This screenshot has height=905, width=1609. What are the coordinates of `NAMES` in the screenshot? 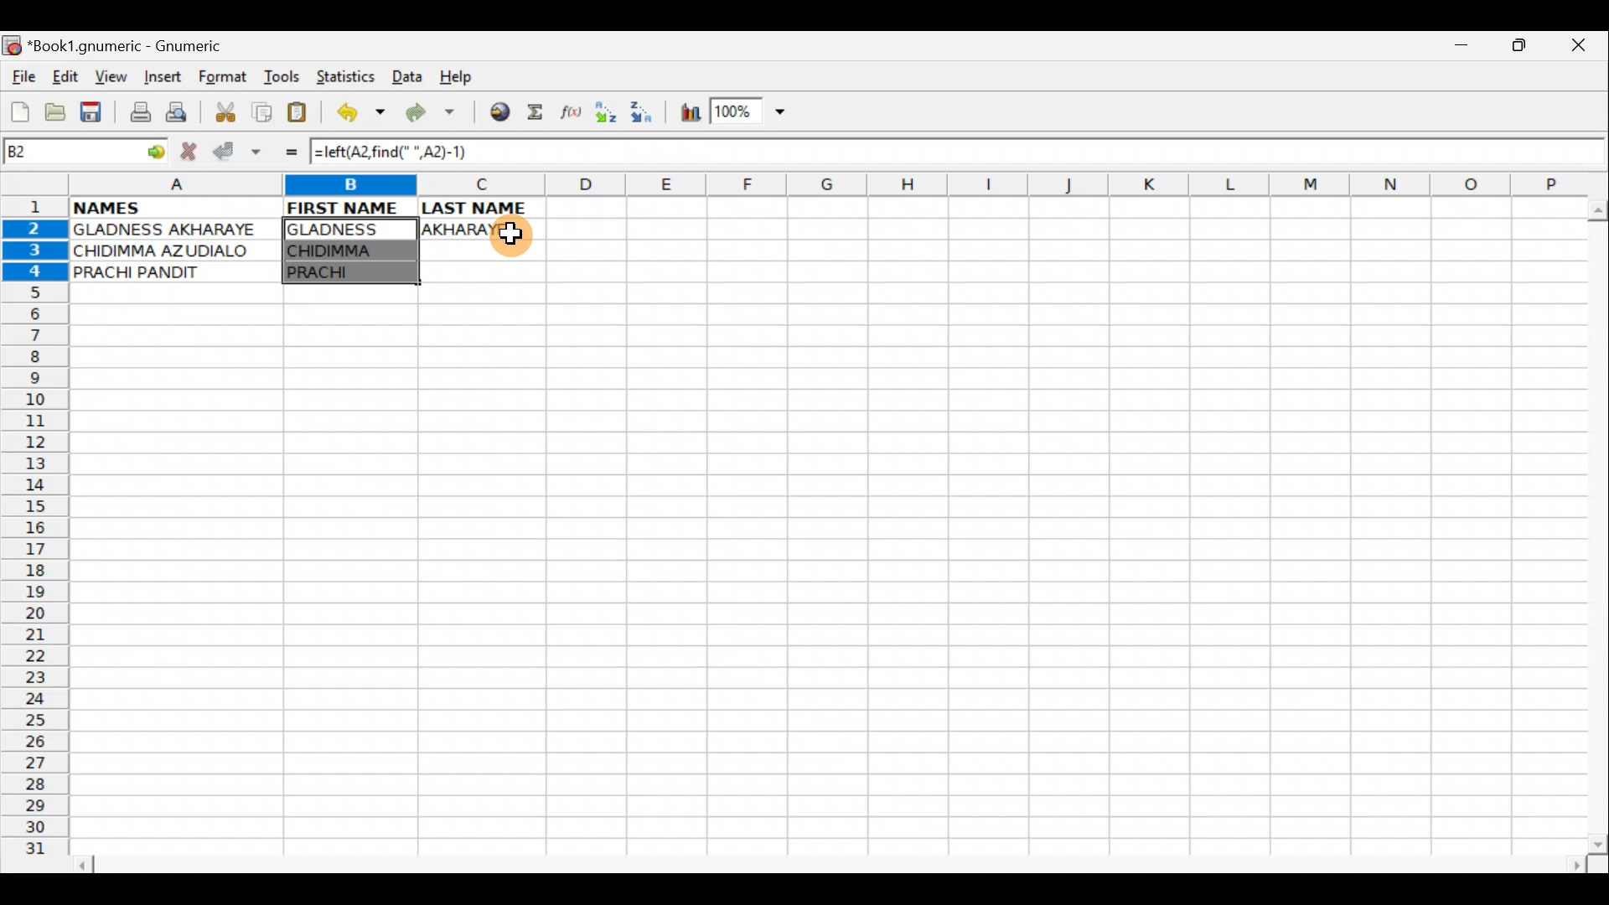 It's located at (157, 206).